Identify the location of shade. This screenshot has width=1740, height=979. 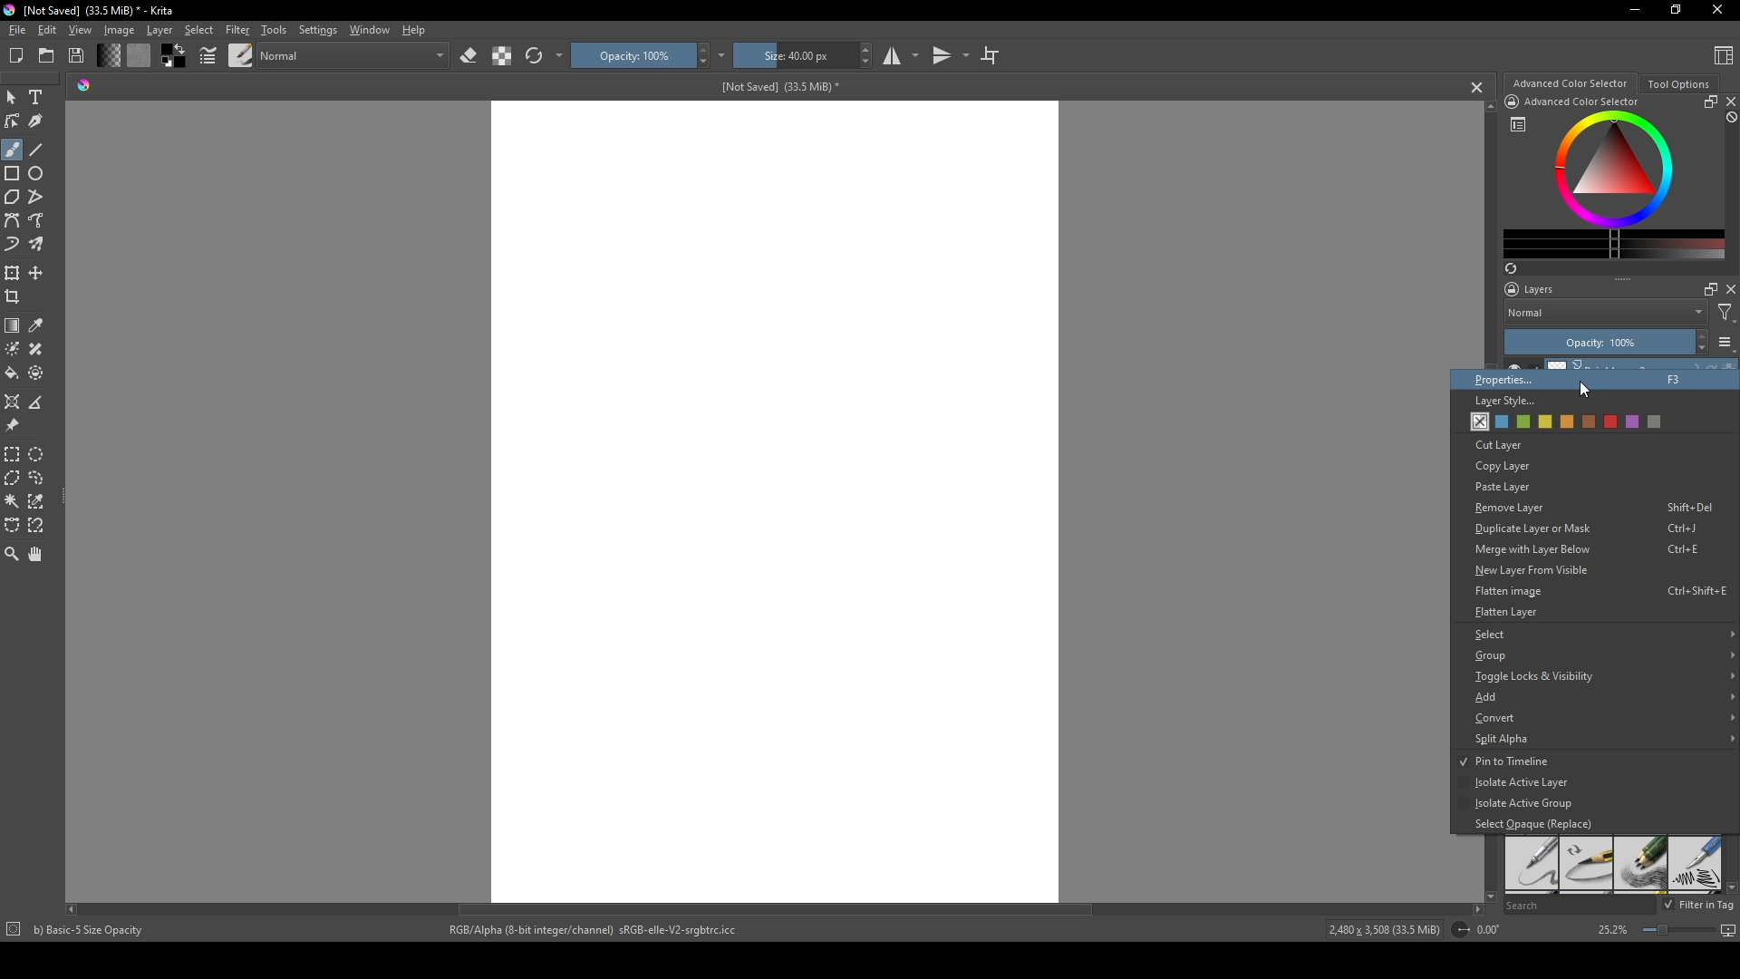
(83, 84).